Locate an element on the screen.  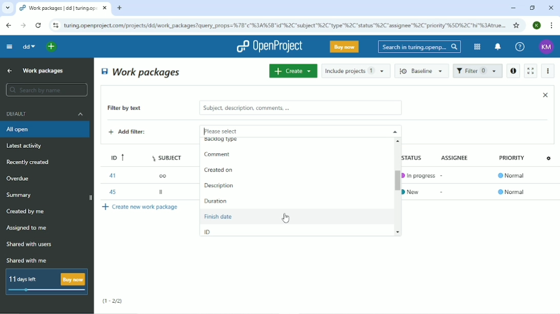
Normal is located at coordinates (511, 192).